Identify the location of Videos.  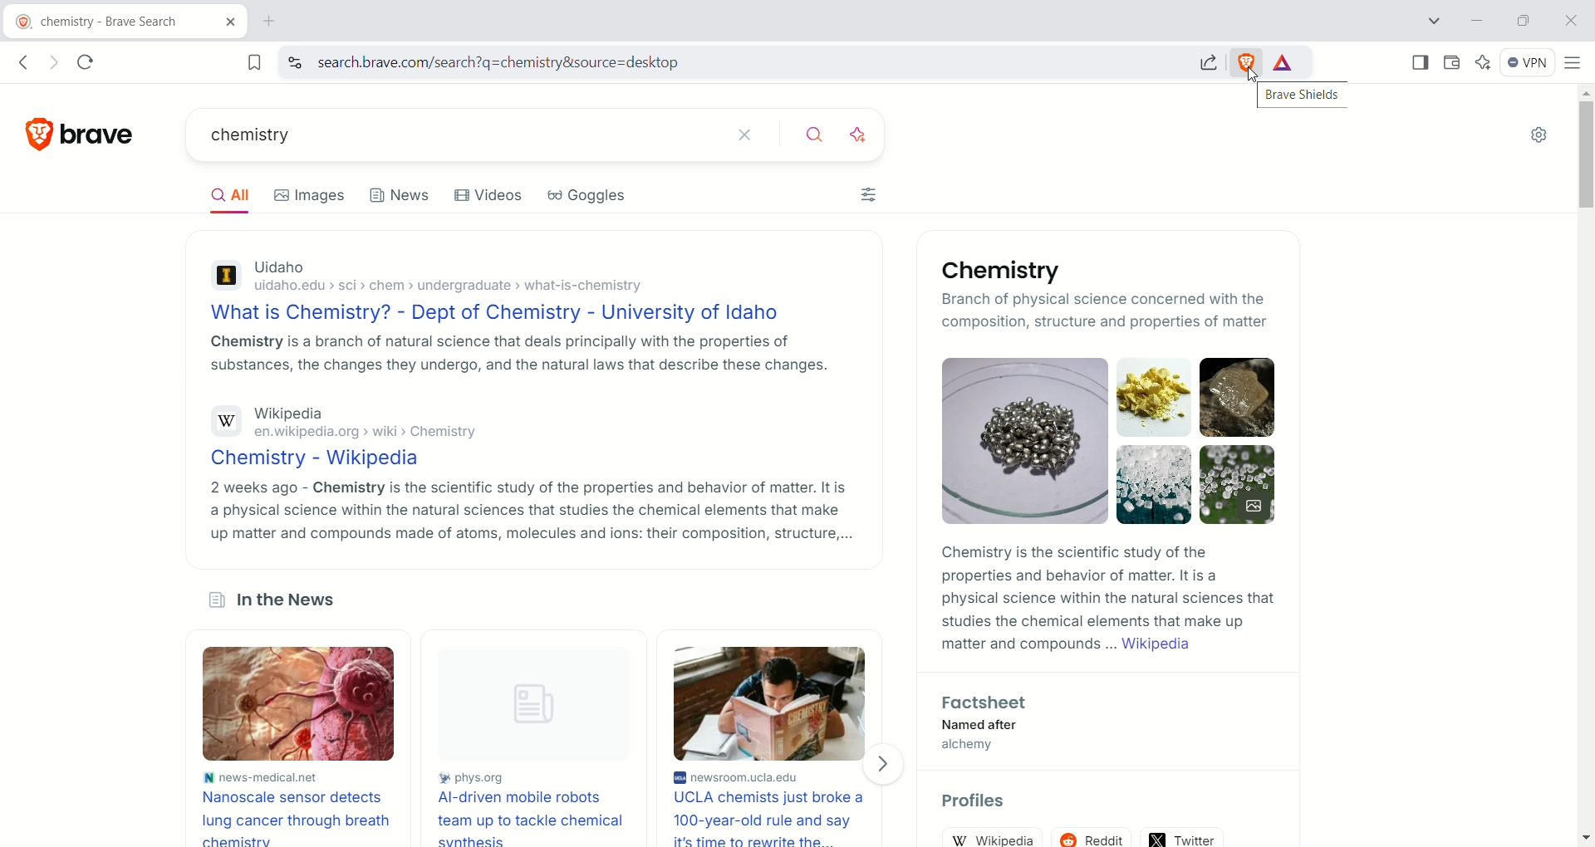
(493, 194).